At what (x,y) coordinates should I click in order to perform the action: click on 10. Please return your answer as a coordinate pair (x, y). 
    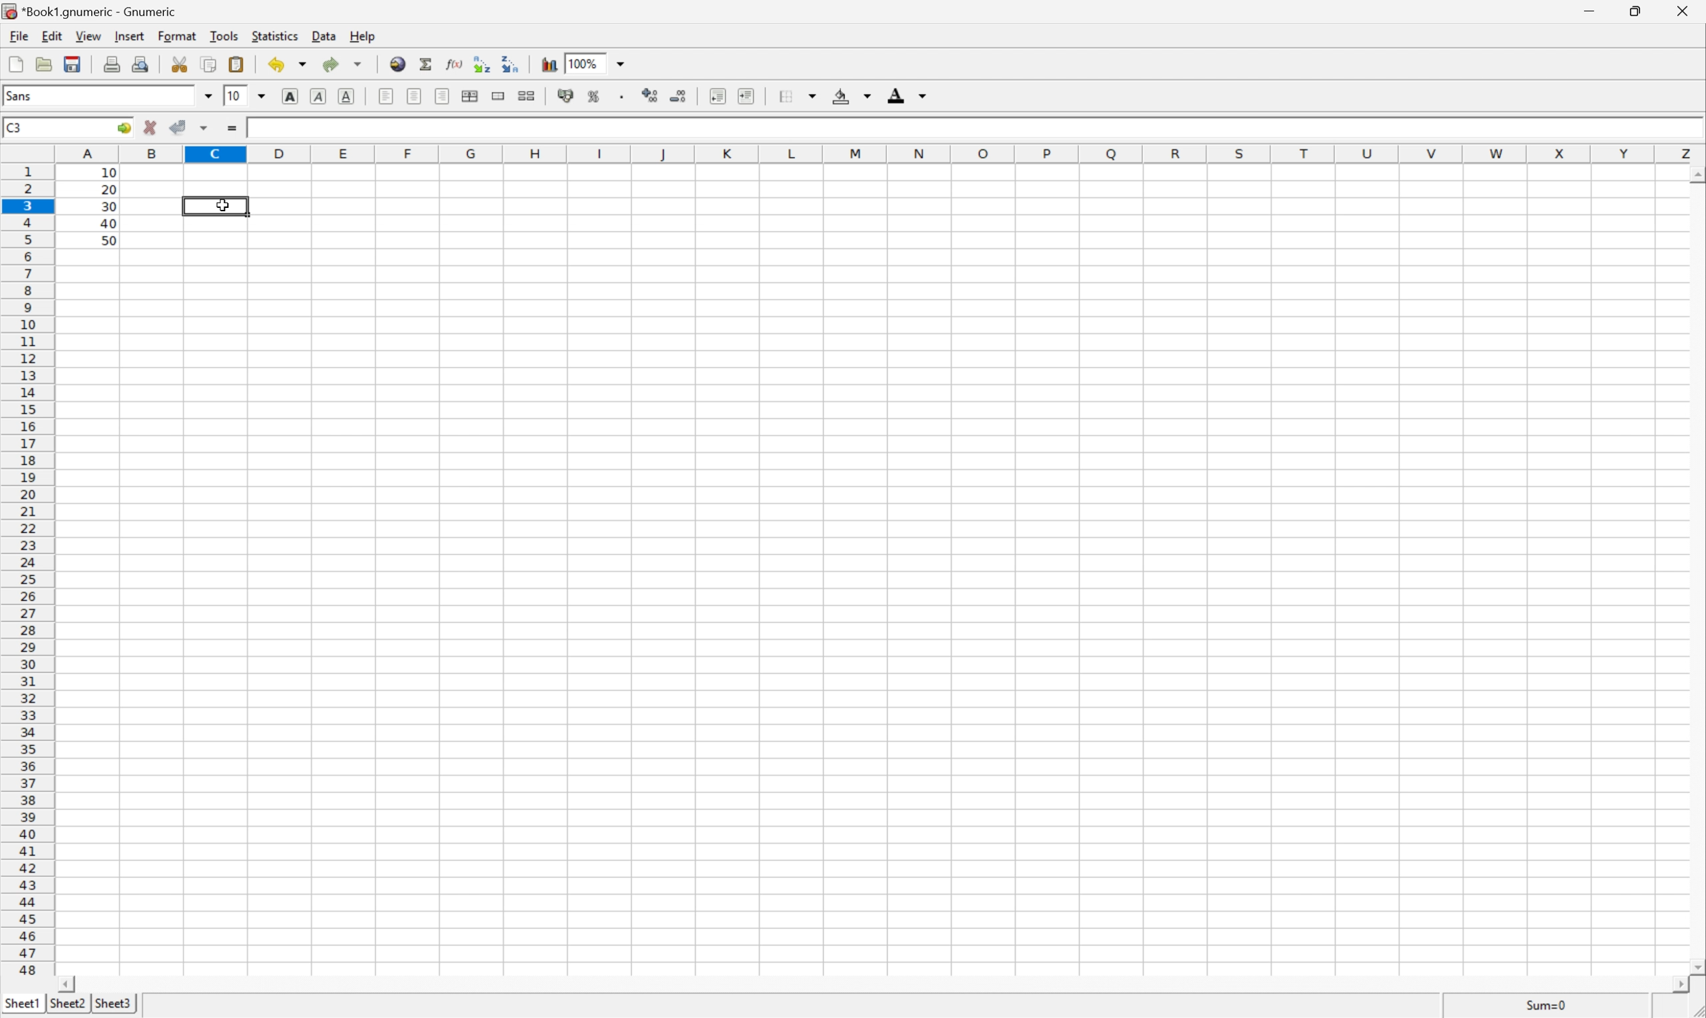
    Looking at the image, I should click on (231, 96).